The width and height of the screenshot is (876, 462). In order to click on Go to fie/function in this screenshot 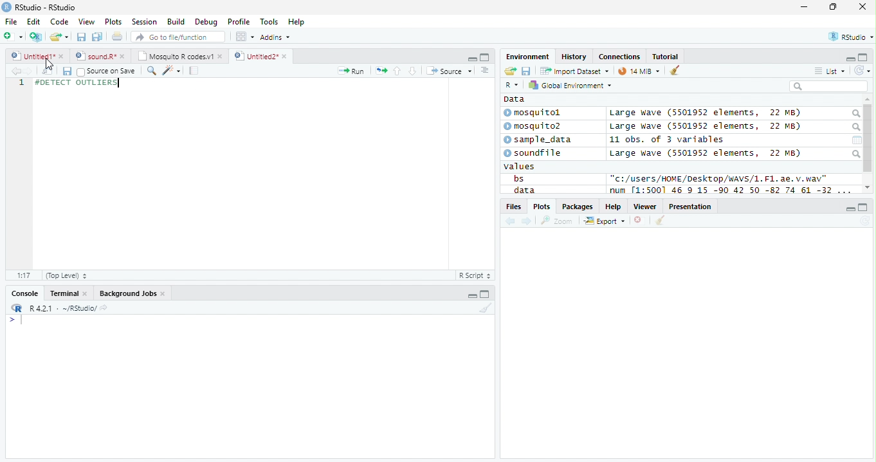, I will do `click(178, 37)`.